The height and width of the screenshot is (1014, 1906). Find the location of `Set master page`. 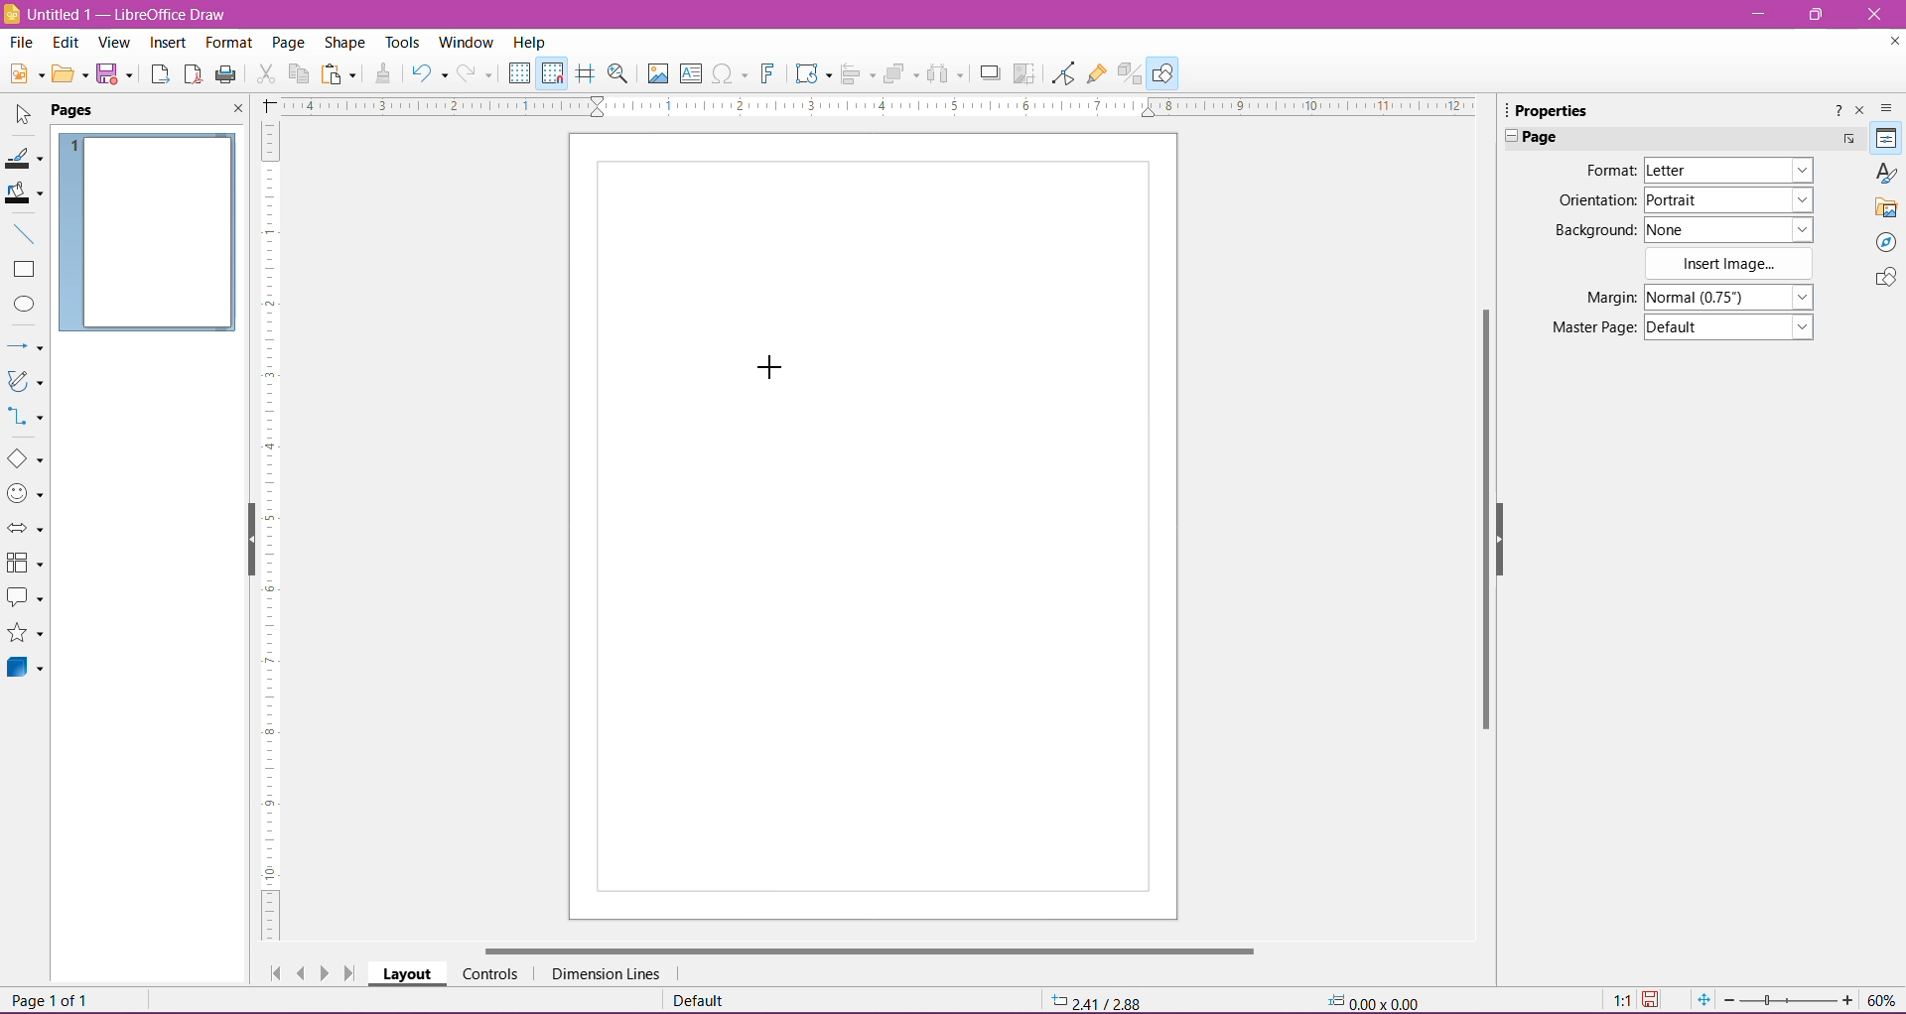

Set master page is located at coordinates (1730, 325).